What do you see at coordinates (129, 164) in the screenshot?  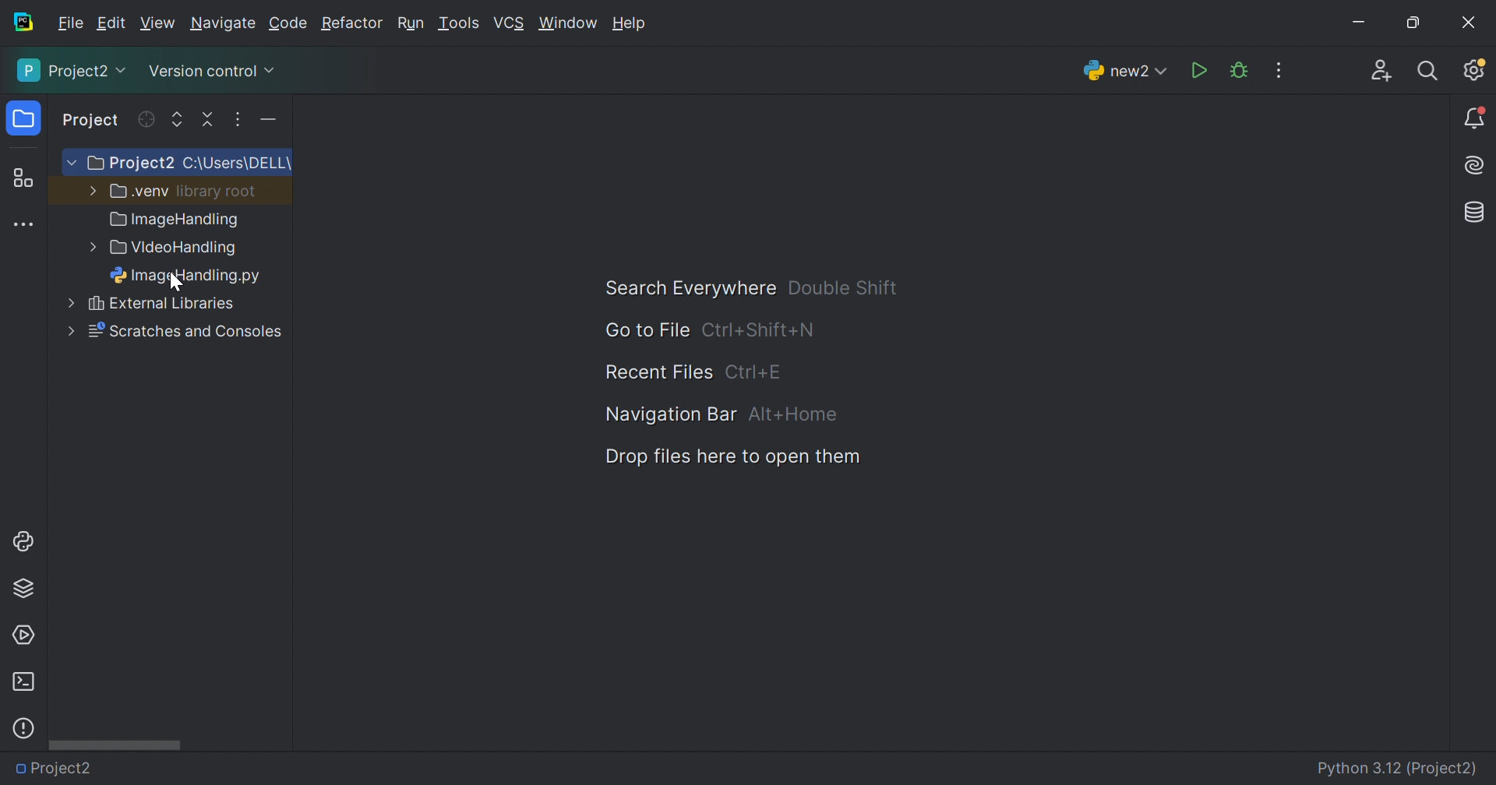 I see `Project2` at bounding box center [129, 164].